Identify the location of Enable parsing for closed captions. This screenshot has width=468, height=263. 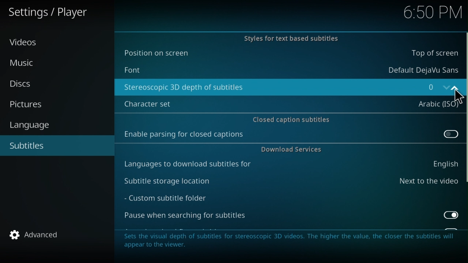
(290, 136).